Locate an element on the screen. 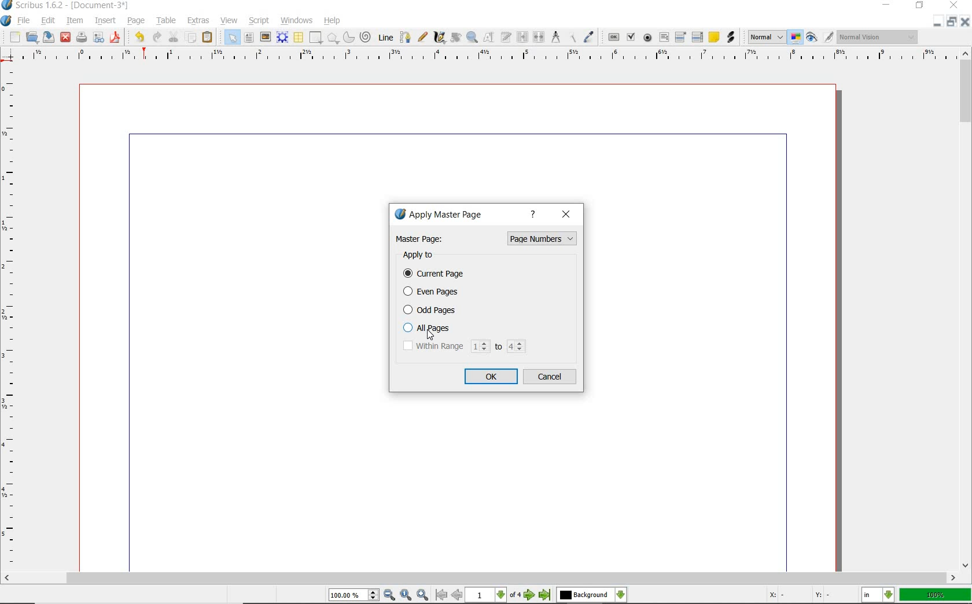  pdf check box is located at coordinates (631, 36).